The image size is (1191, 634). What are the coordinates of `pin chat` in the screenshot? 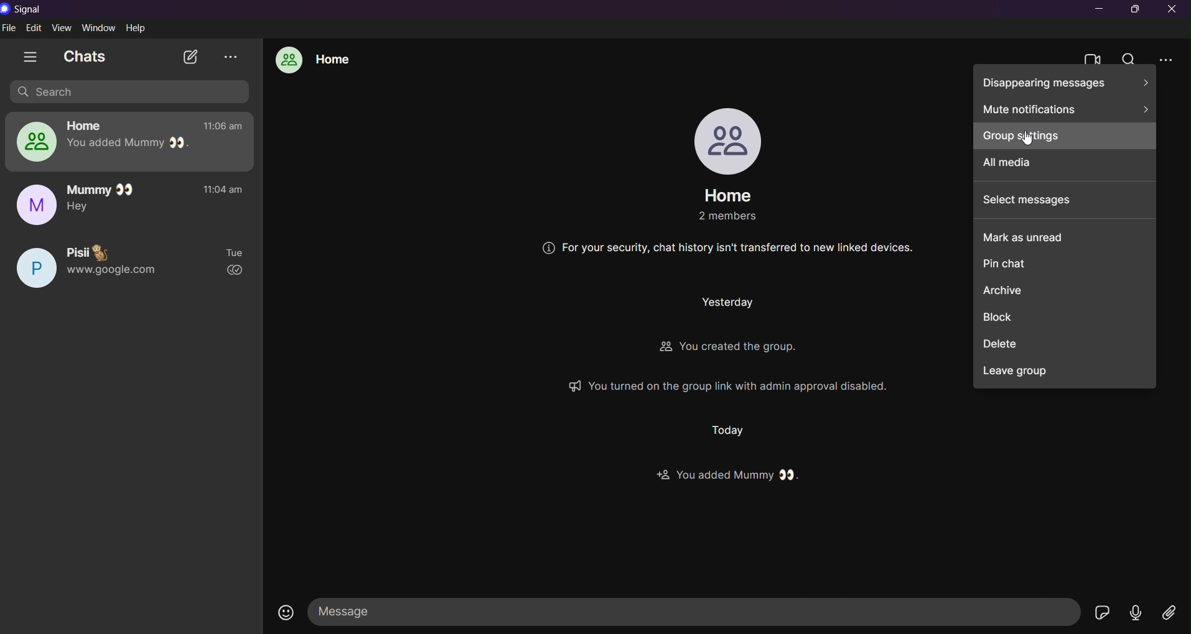 It's located at (1067, 265).